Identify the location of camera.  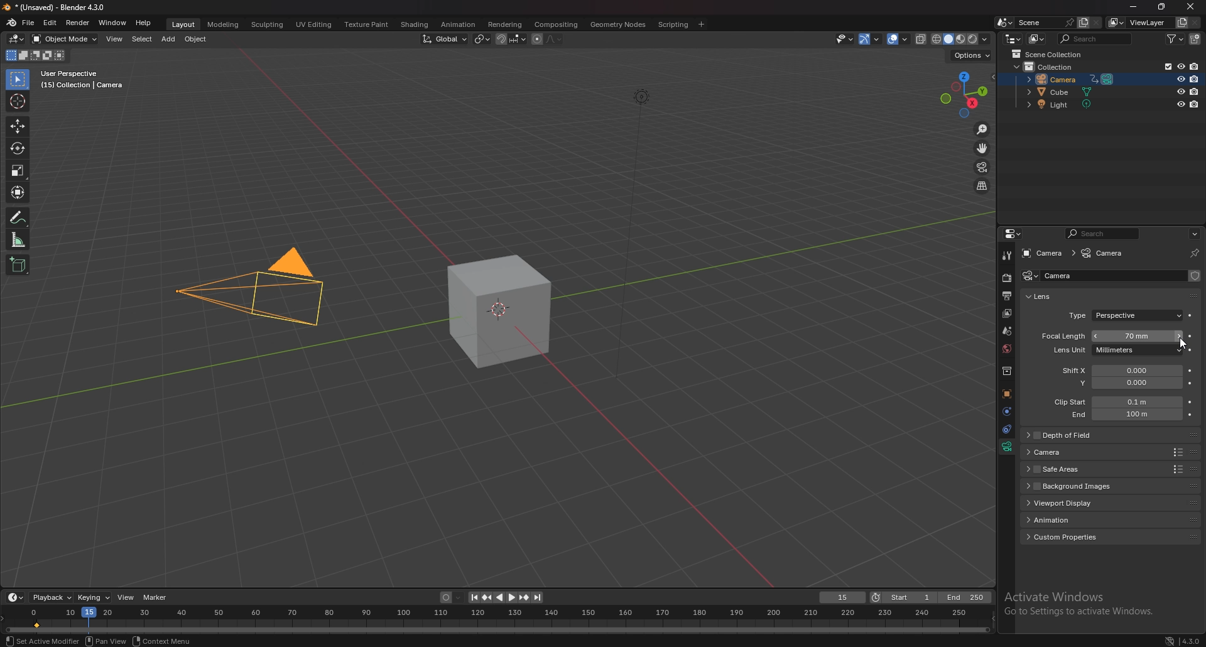
(238, 291).